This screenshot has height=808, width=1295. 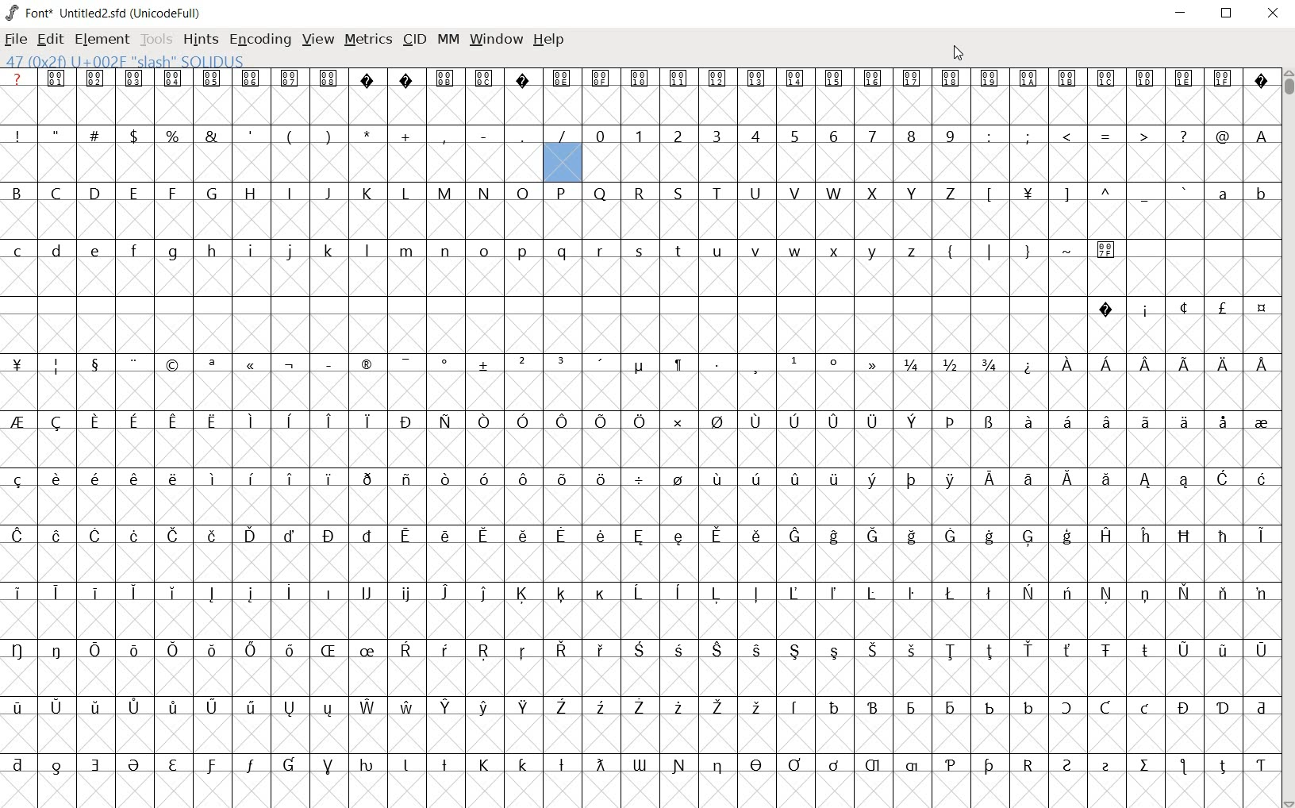 What do you see at coordinates (471, 249) in the screenshot?
I see `small letters c-z` at bounding box center [471, 249].